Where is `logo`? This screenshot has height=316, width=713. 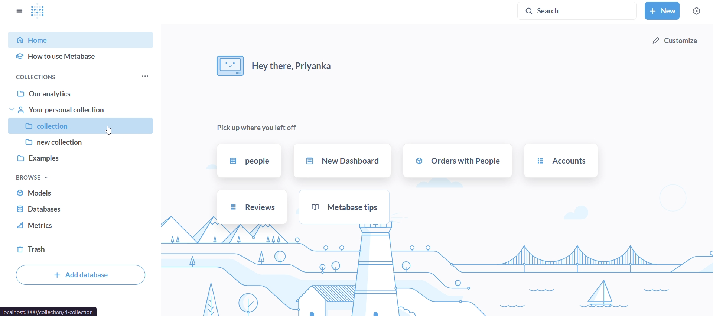 logo is located at coordinates (39, 12).